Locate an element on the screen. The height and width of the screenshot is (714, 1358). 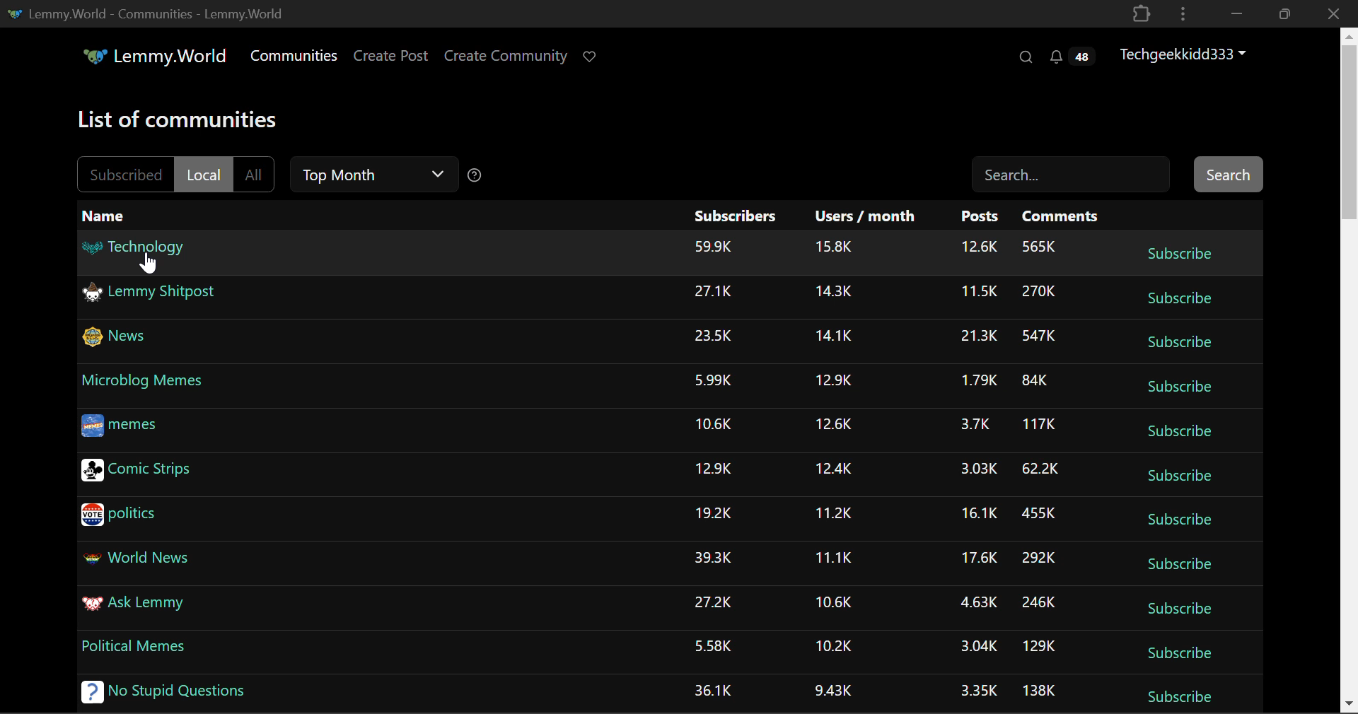
politics is located at coordinates (123, 515).